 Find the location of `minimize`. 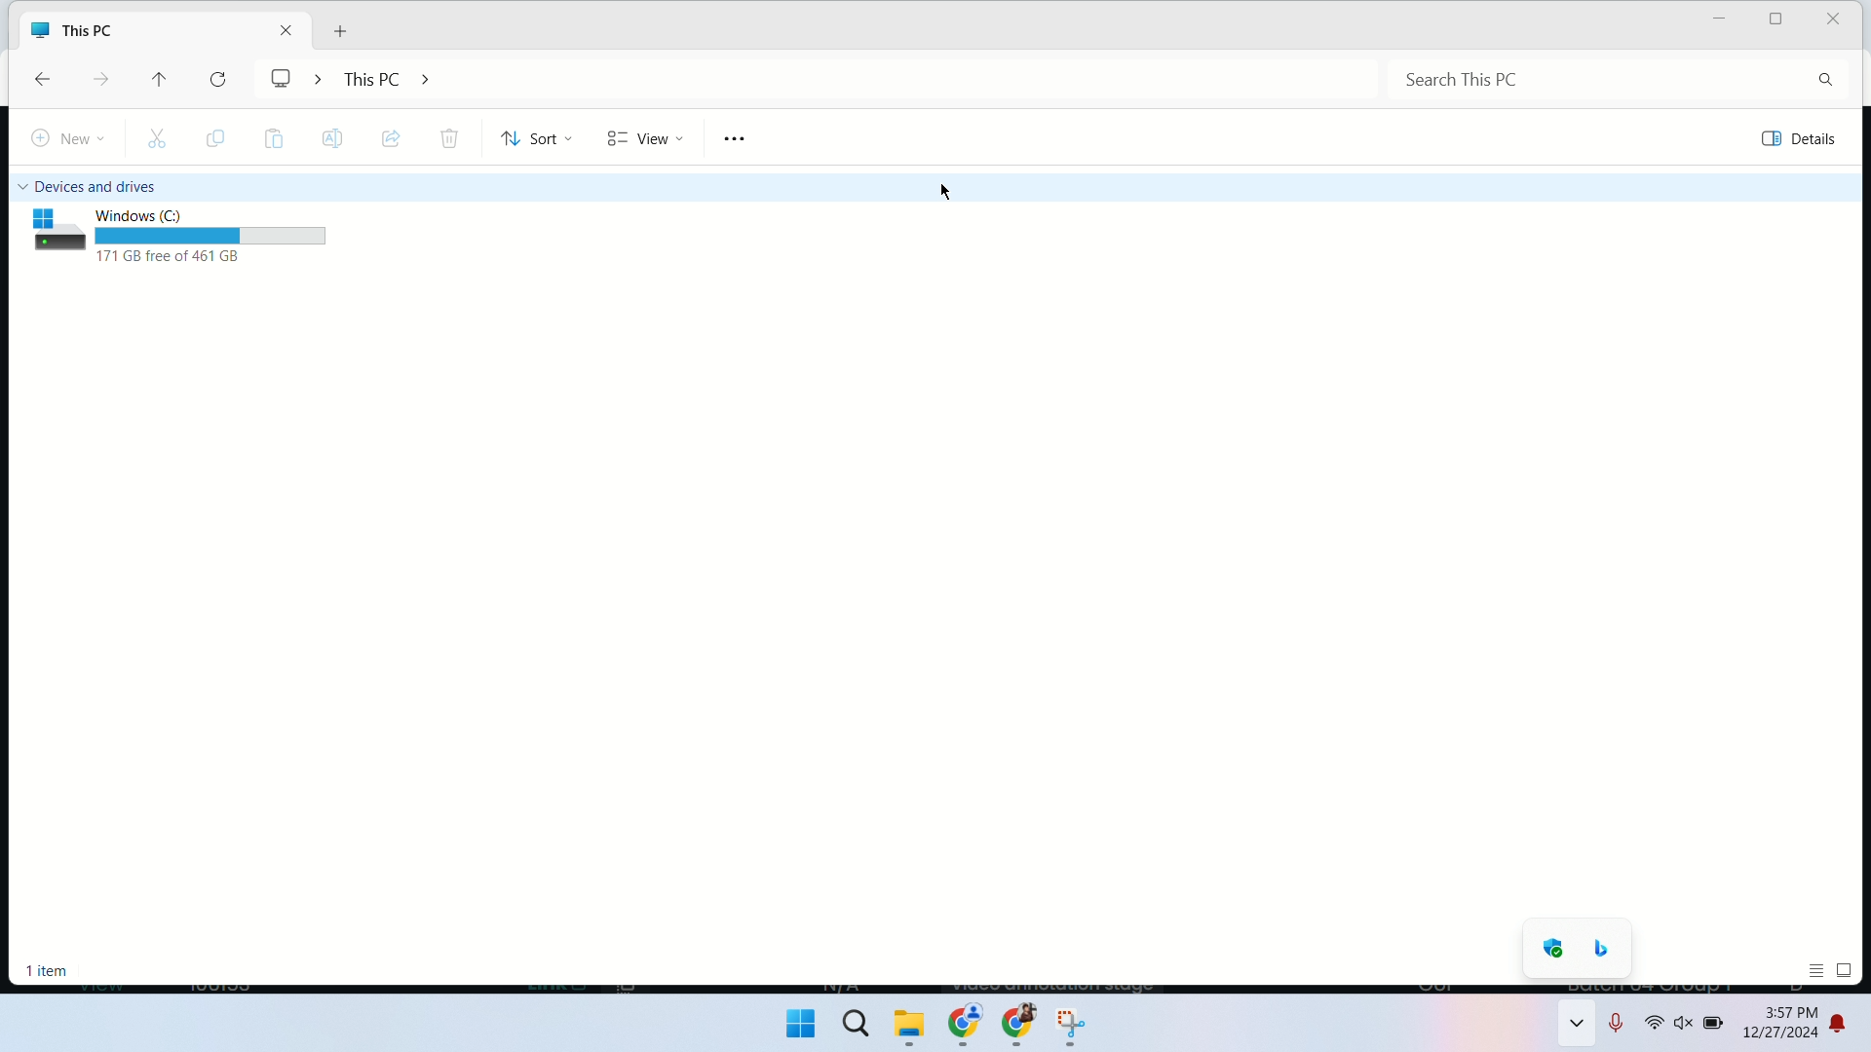

minimize is located at coordinates (1727, 15).